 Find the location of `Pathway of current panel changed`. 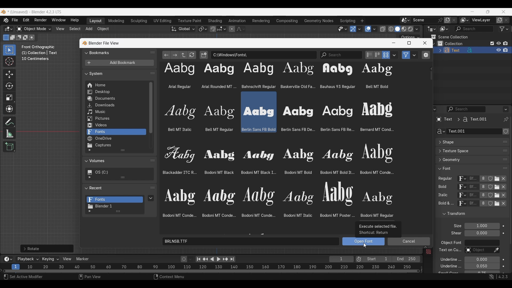

Pathway of current panel changed is located at coordinates (461, 119).